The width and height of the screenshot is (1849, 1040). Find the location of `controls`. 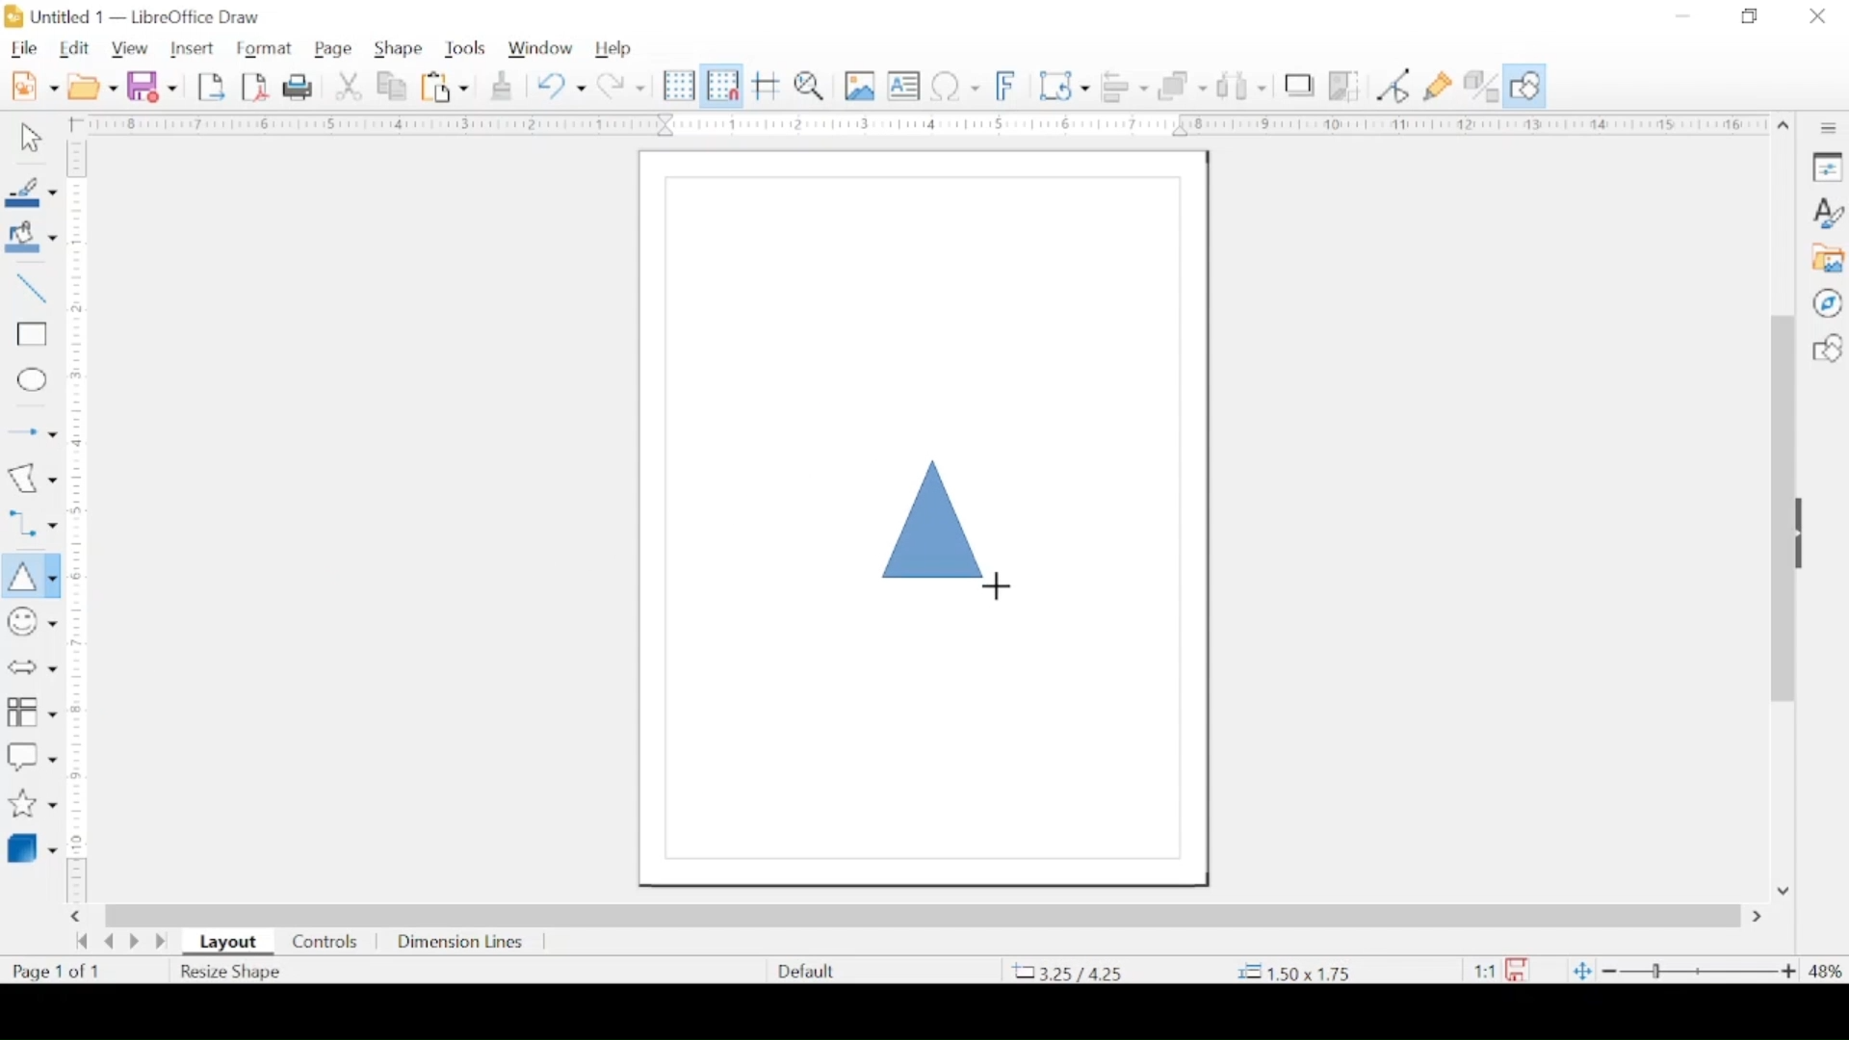

controls is located at coordinates (324, 942).